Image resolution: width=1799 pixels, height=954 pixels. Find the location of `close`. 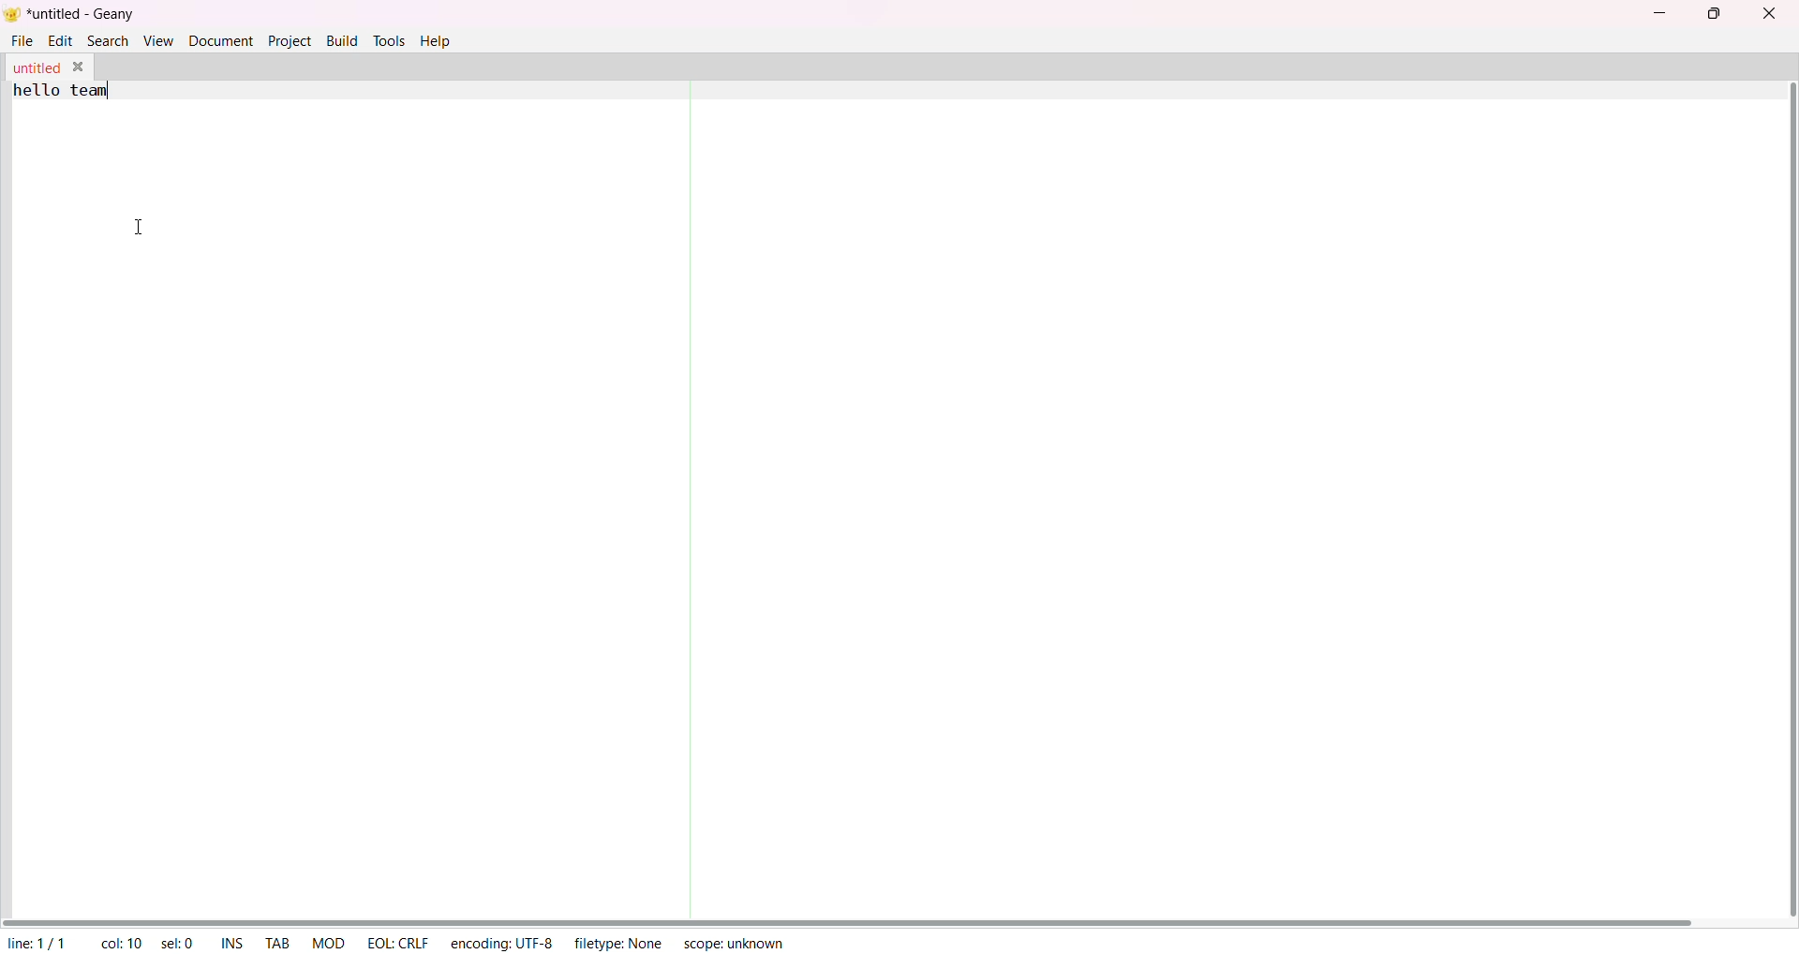

close is located at coordinates (77, 67).